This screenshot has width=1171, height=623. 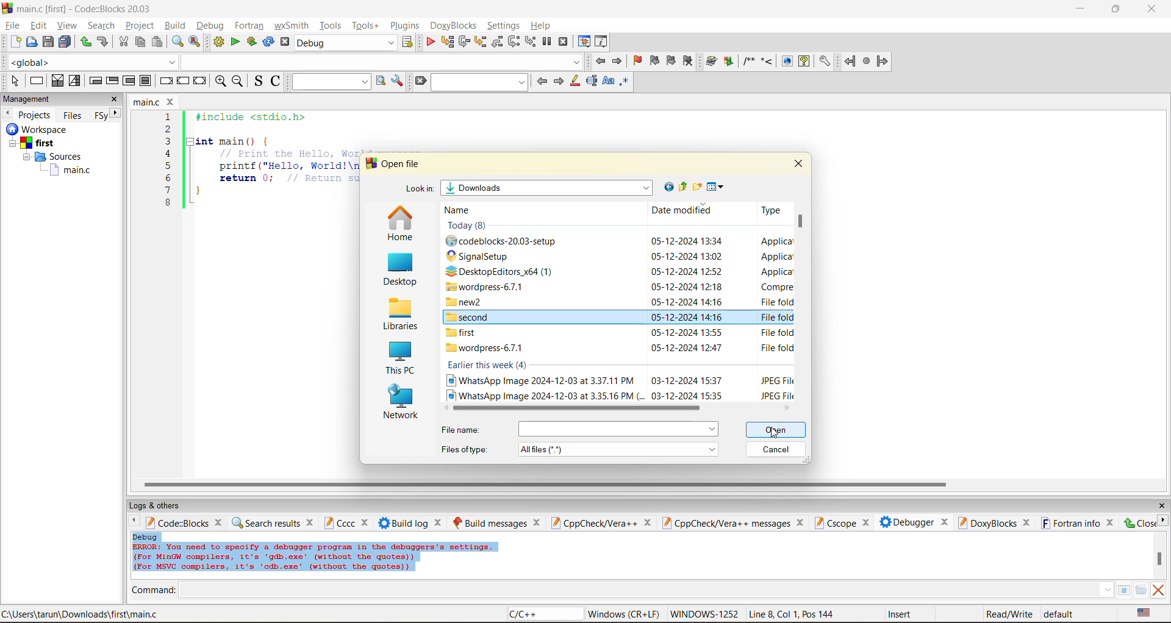 What do you see at coordinates (35, 81) in the screenshot?
I see `instruction` at bounding box center [35, 81].